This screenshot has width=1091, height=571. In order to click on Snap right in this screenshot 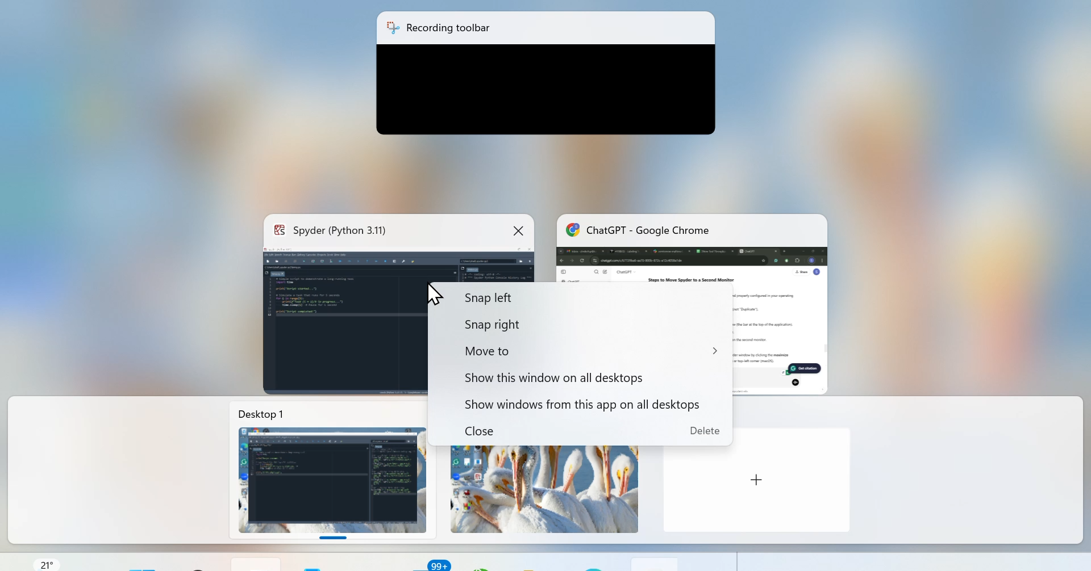, I will do `click(564, 324)`.